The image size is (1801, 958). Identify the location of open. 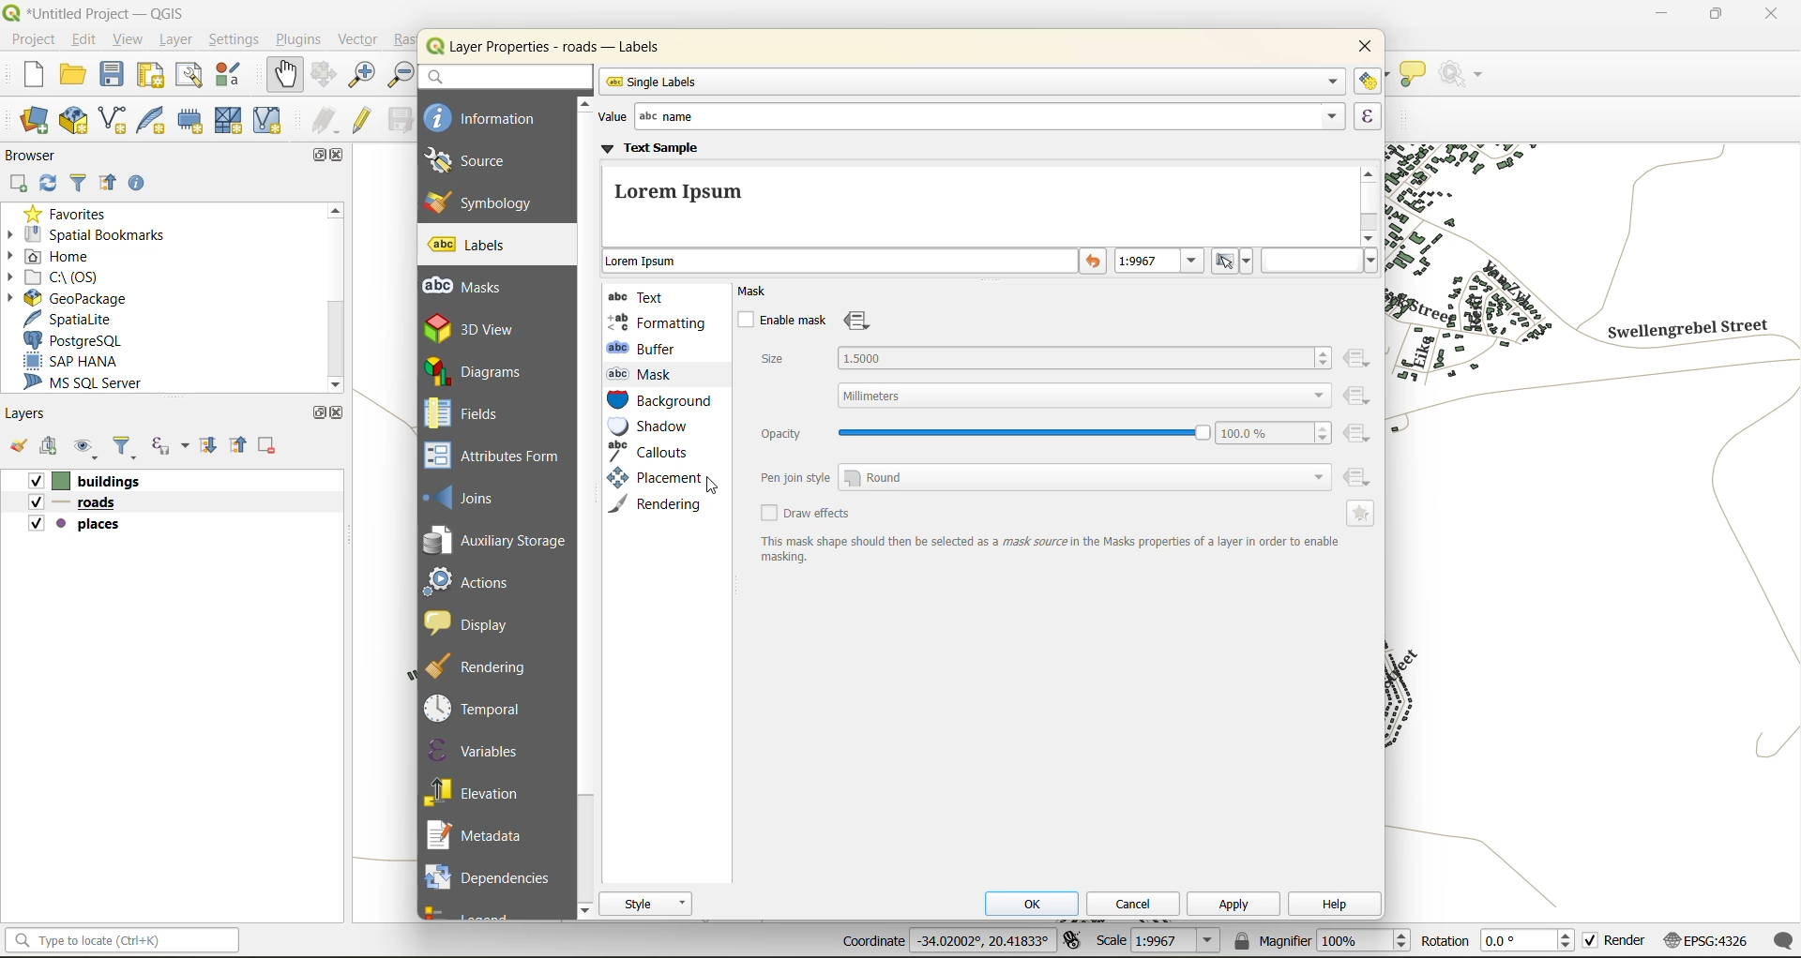
(16, 444).